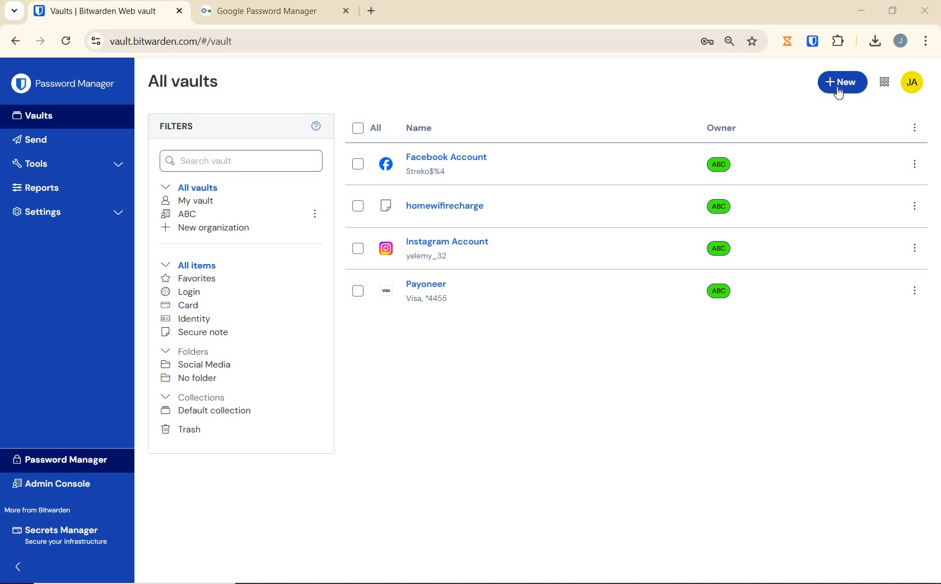 This screenshot has width=941, height=584. Describe the element at coordinates (194, 186) in the screenshot. I see `All vaults` at that location.